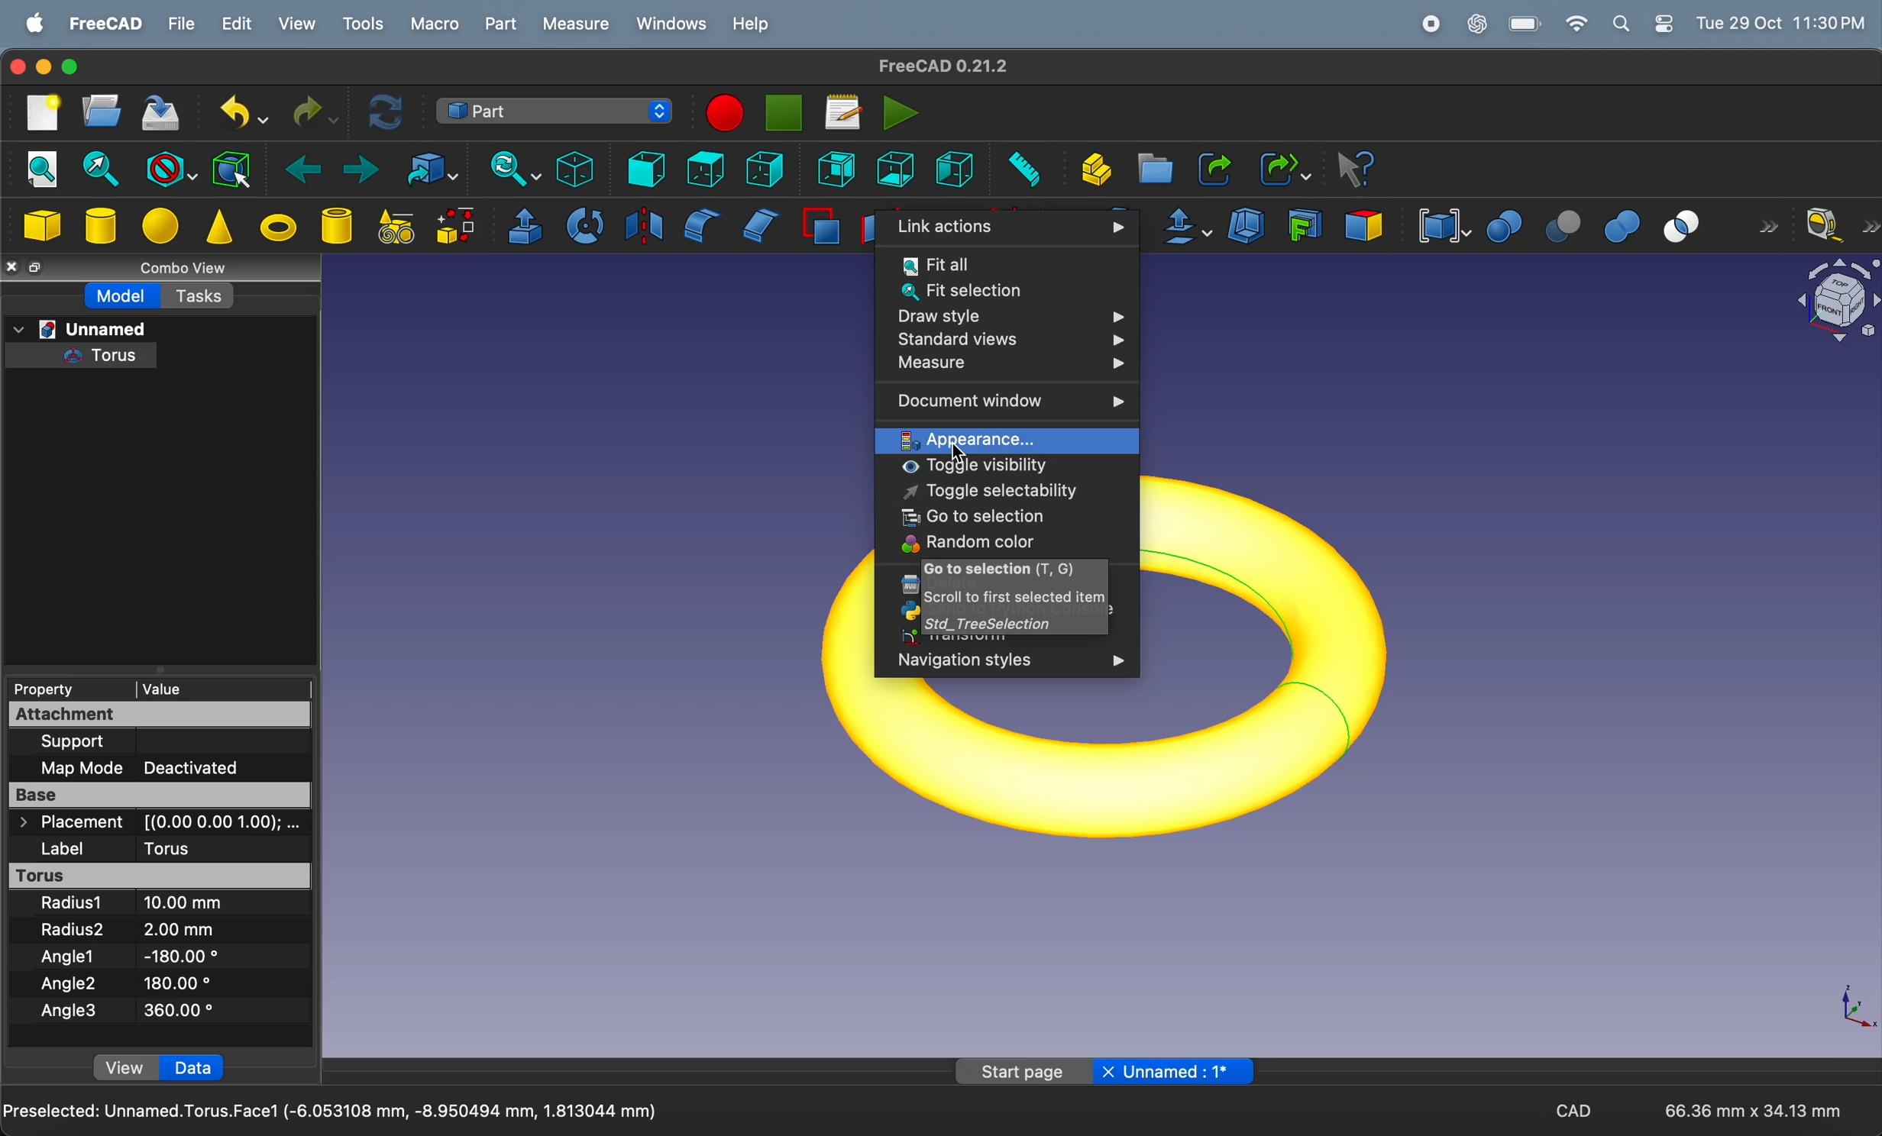 Image resolution: width=1882 pixels, height=1136 pixels. I want to click on cube, so click(45, 225).